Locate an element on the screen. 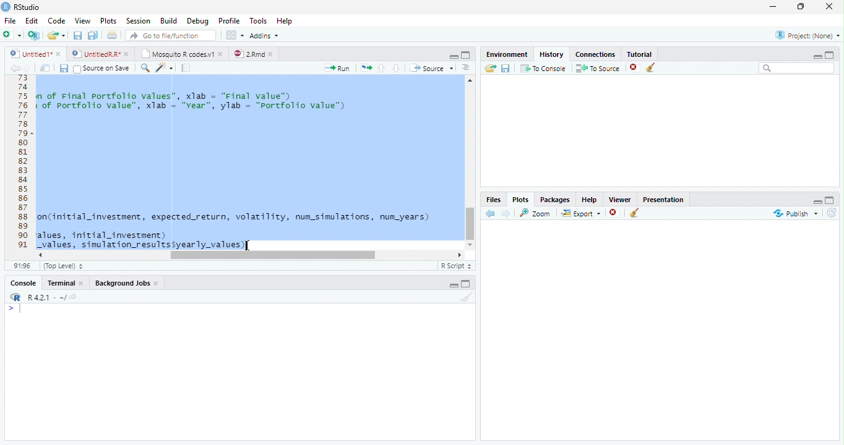 The height and width of the screenshot is (445, 844). Code is located at coordinates (249, 163).